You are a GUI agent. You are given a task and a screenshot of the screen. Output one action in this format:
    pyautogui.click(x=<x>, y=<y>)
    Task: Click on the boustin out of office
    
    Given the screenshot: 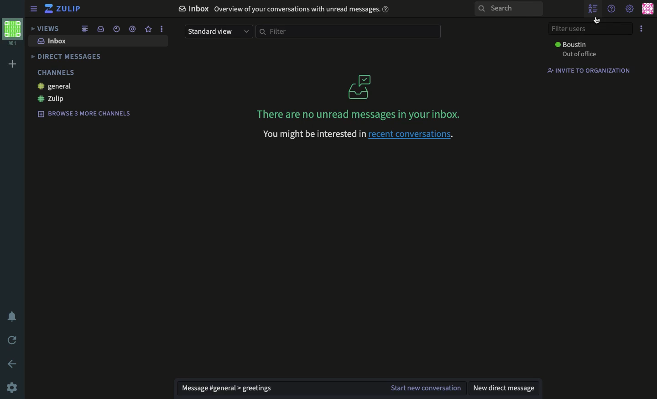 What is the action you would take?
    pyautogui.click(x=574, y=50)
    